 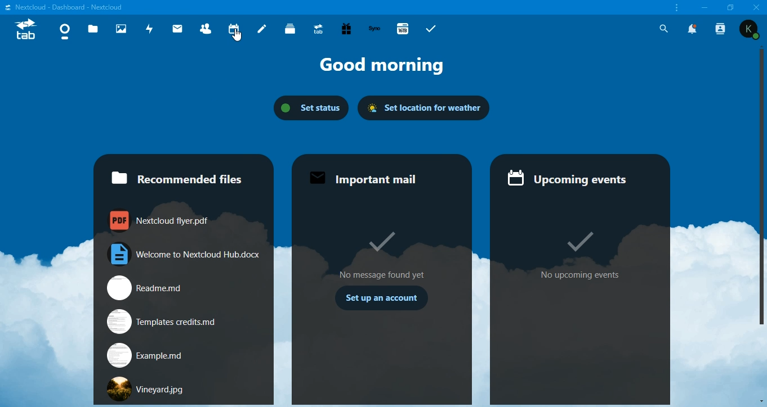 What do you see at coordinates (572, 179) in the screenshot?
I see `= Upcoming events` at bounding box center [572, 179].